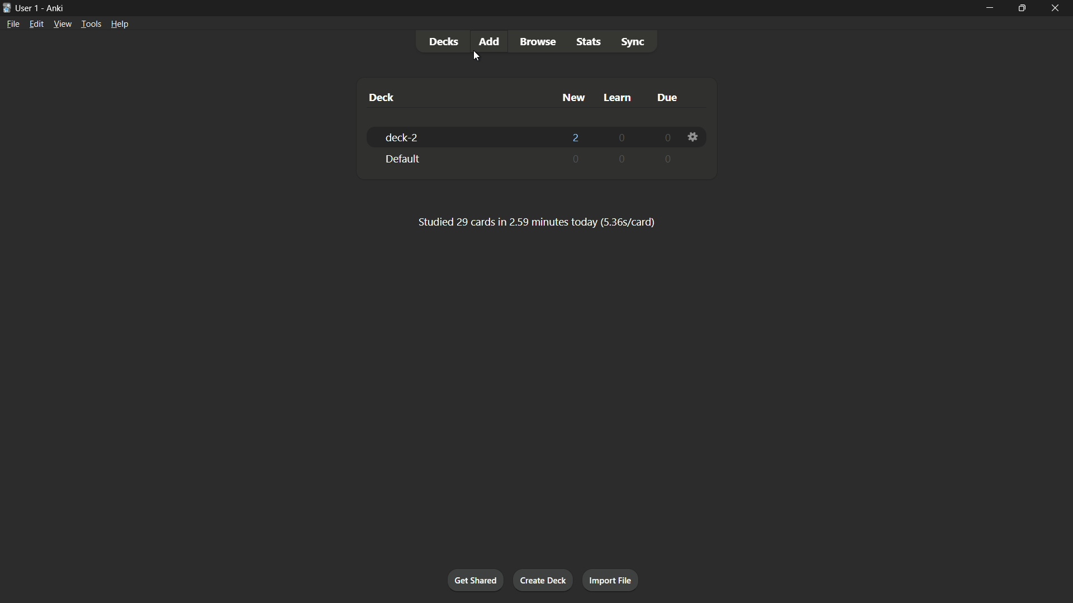 This screenshot has width=1073, height=603. I want to click on stats, so click(591, 42).